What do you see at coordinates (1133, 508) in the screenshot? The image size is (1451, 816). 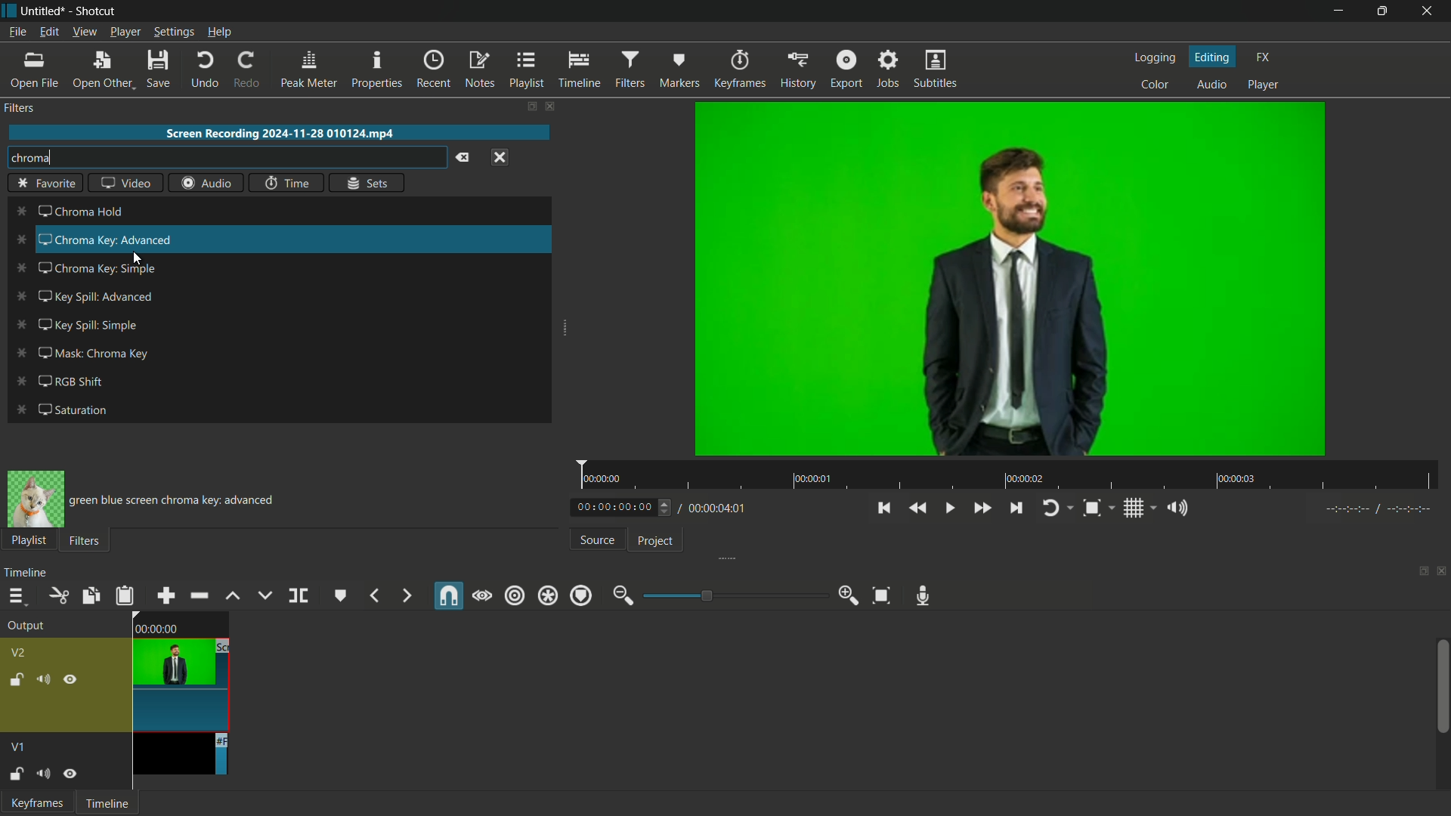 I see `toggle grid` at bounding box center [1133, 508].